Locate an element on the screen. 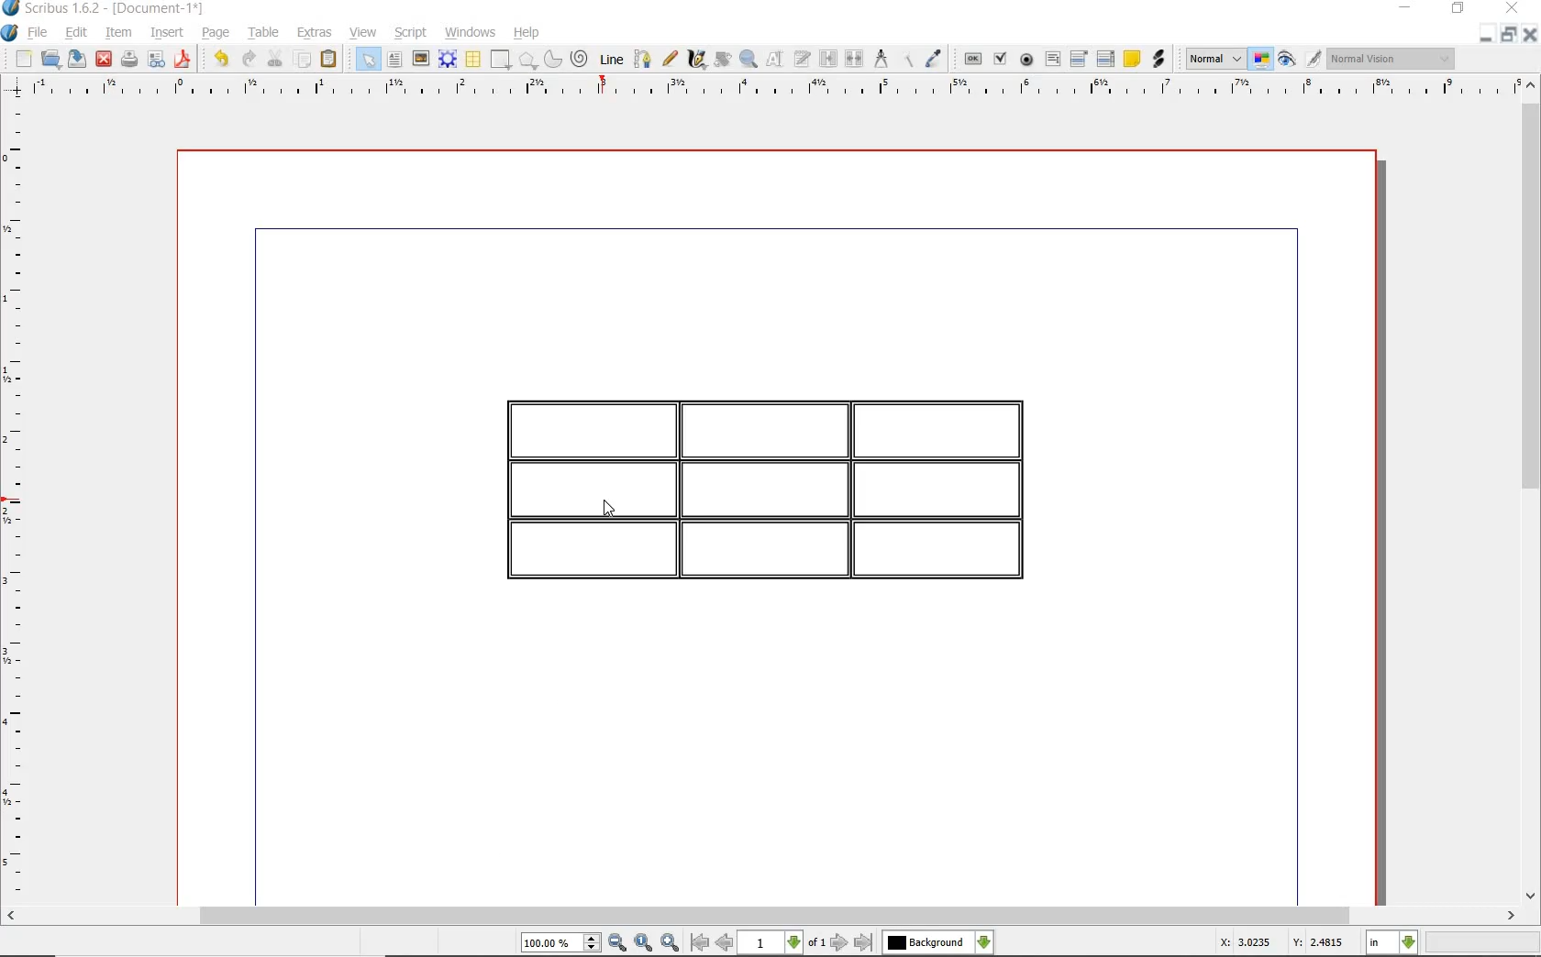 The height and width of the screenshot is (957, 1541). select the current layer is located at coordinates (939, 940).